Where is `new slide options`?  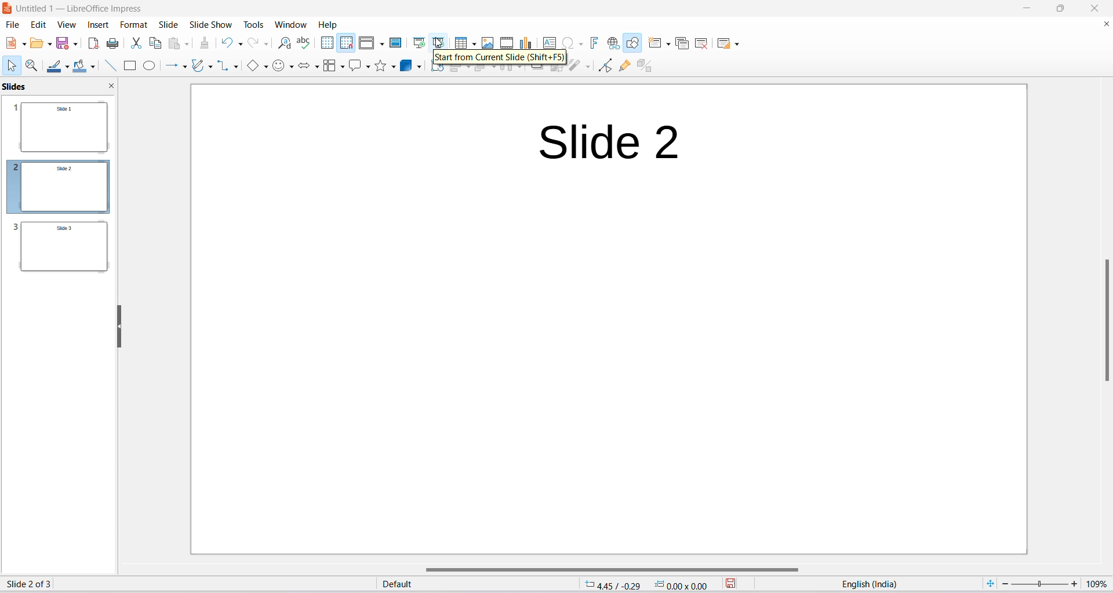 new slide options is located at coordinates (668, 45).